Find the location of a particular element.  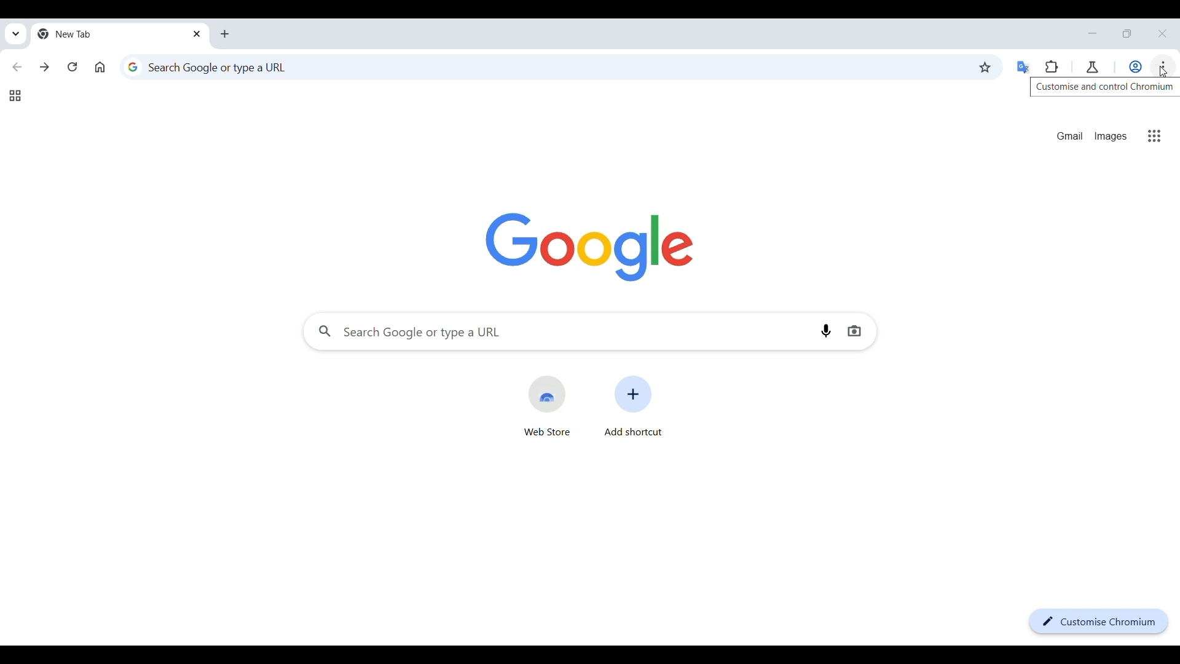

Extensions is located at coordinates (1052, 67).